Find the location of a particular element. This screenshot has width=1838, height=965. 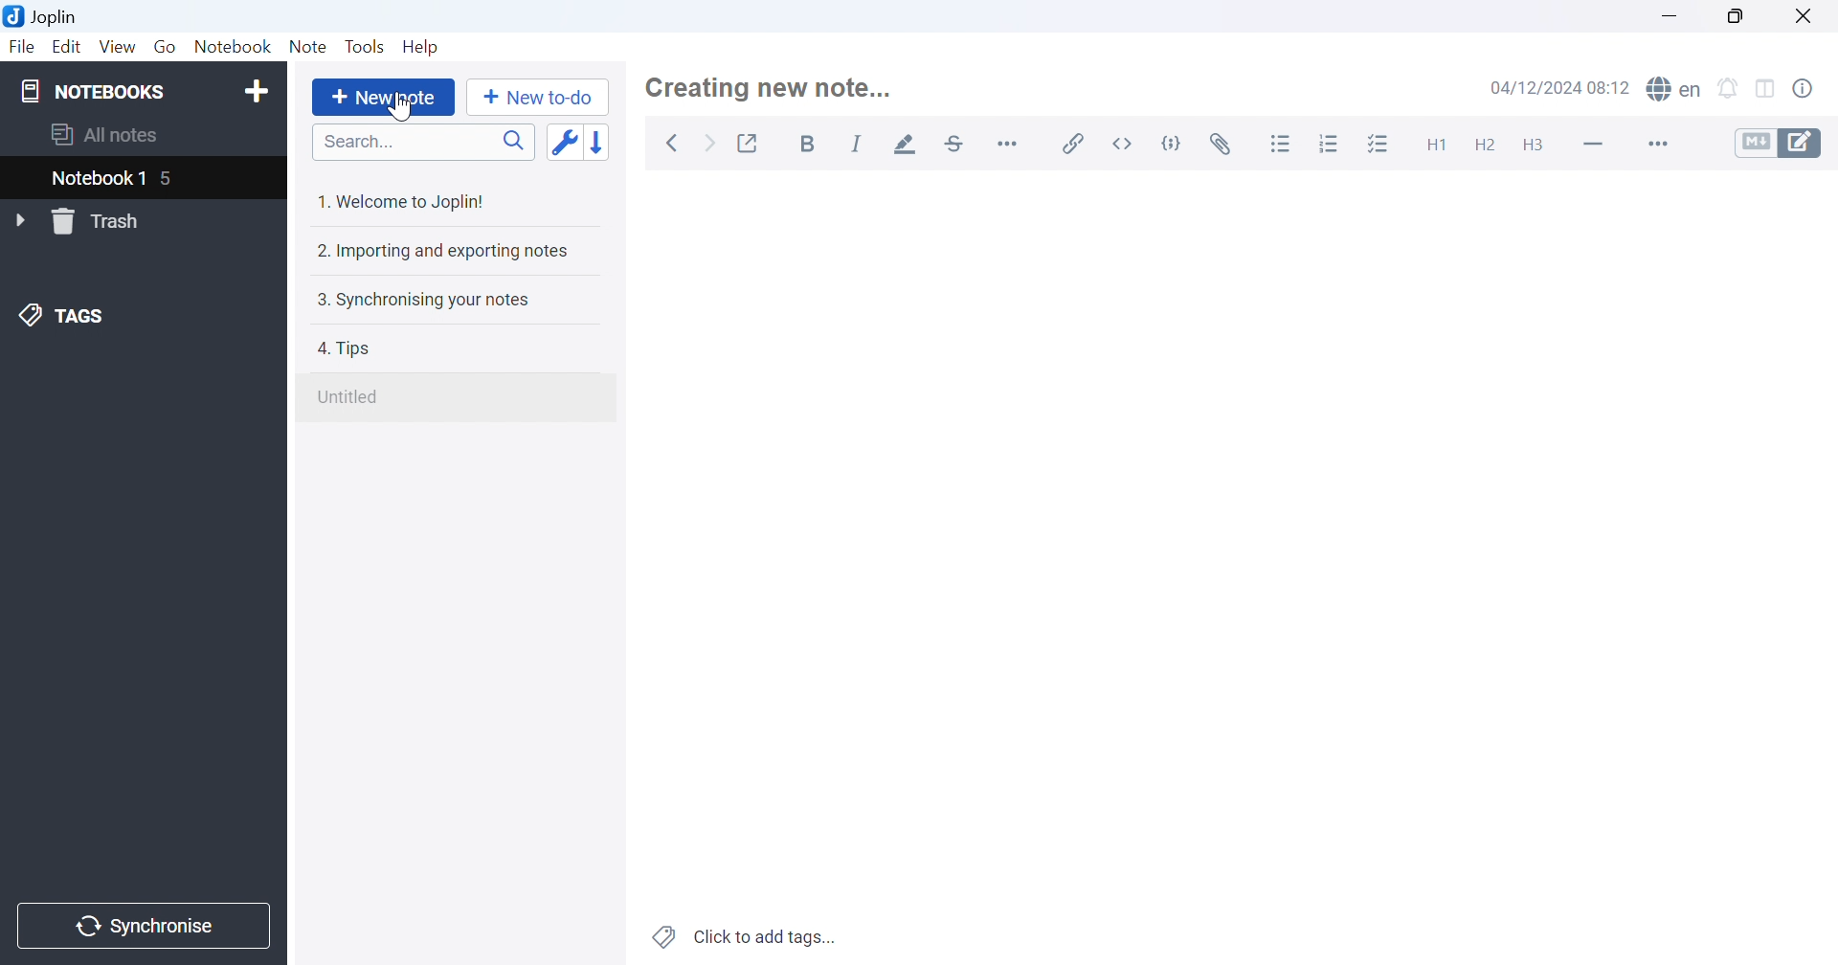

Toggle editors is located at coordinates (1780, 144).